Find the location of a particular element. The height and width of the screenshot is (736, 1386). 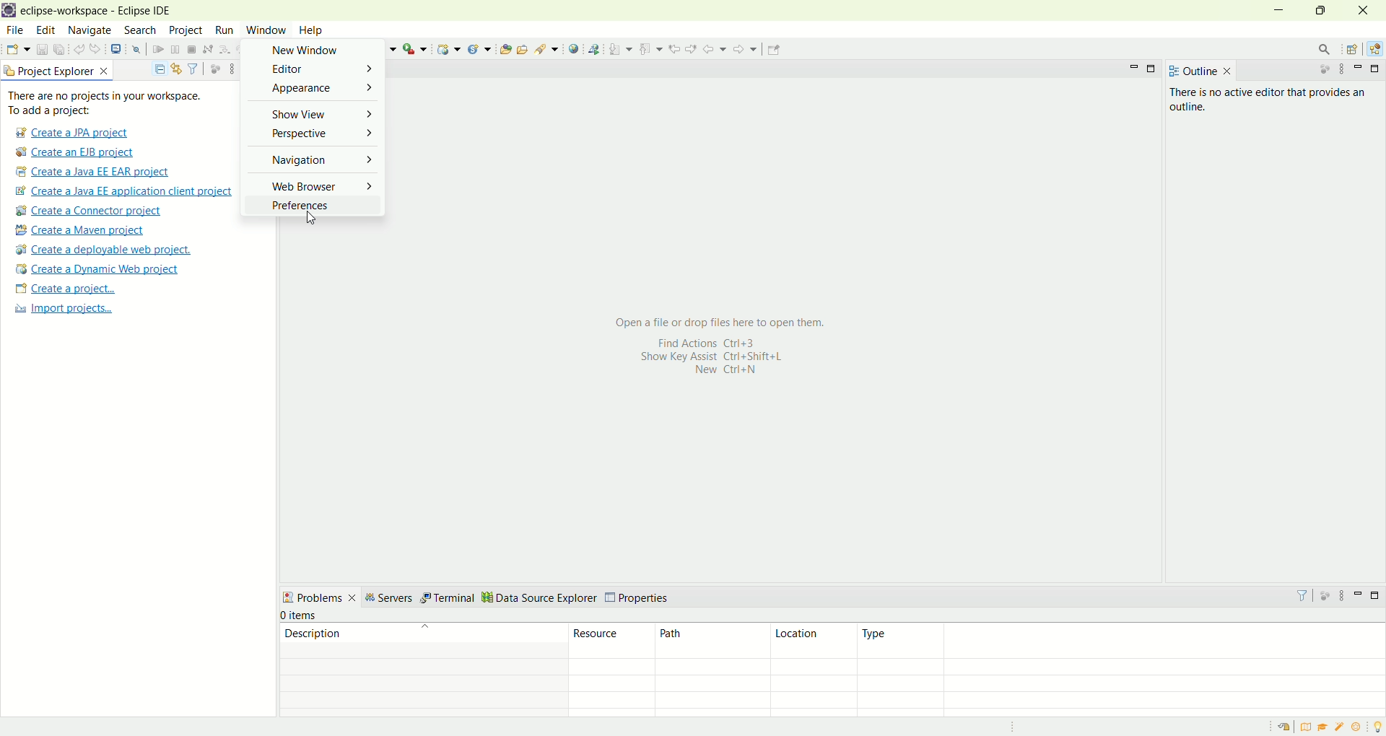

problems is located at coordinates (319, 597).